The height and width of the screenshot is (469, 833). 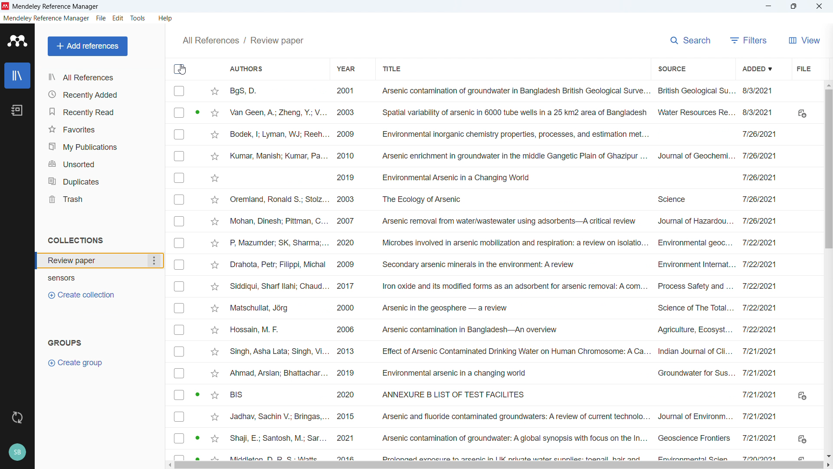 What do you see at coordinates (241, 40) in the screenshot?
I see `All references/review paper` at bounding box center [241, 40].